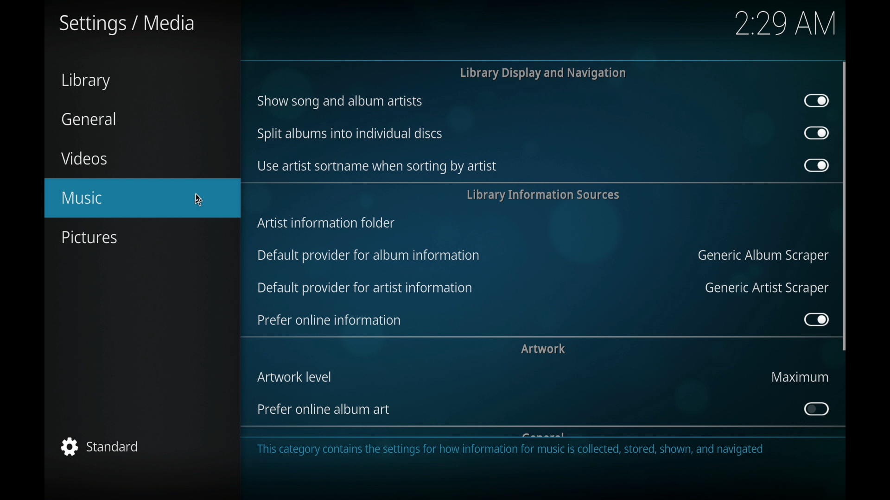 The width and height of the screenshot is (890, 500). I want to click on generic album scraper, so click(762, 256).